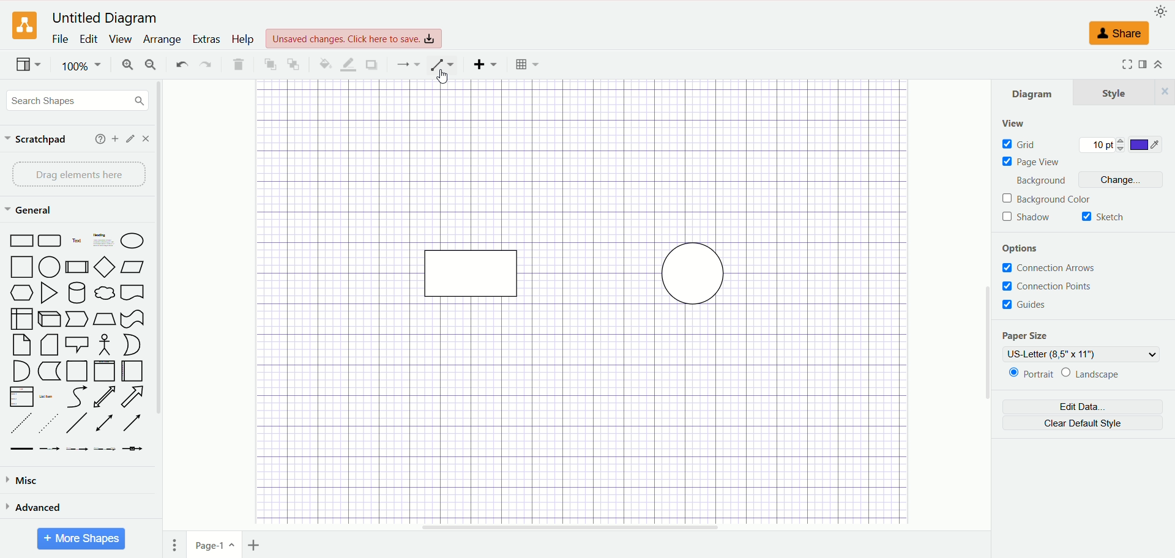 The image size is (1175, 558). I want to click on Fullscreen, so click(1124, 65).